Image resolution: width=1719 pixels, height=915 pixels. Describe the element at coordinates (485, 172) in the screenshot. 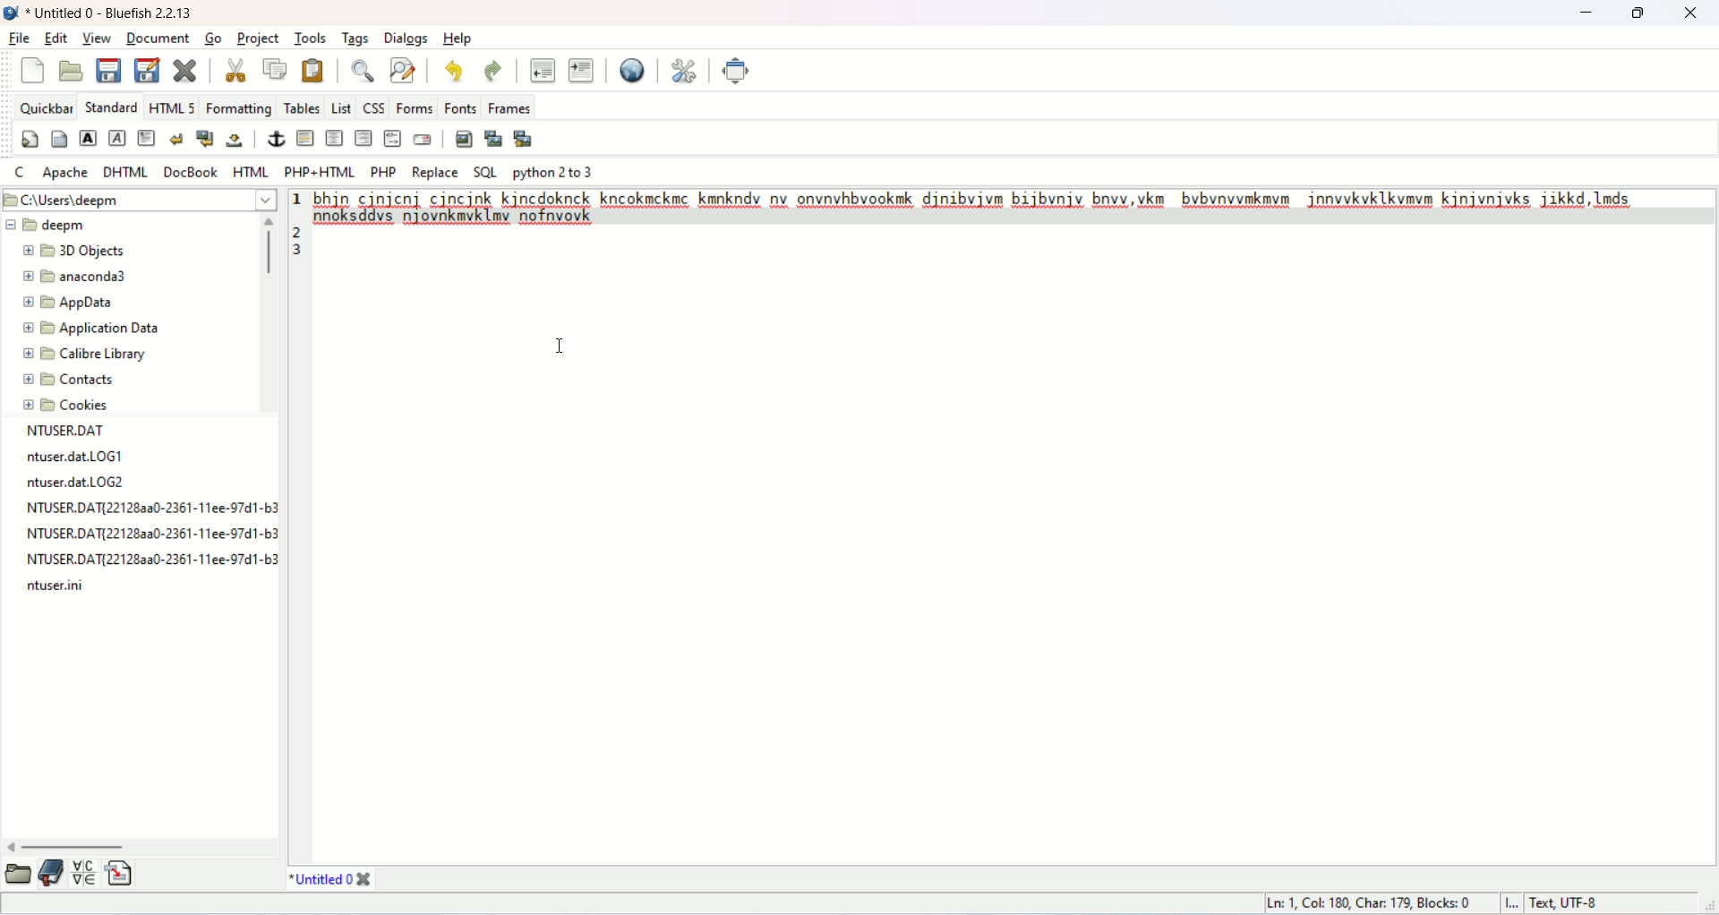

I see `SQL` at that location.